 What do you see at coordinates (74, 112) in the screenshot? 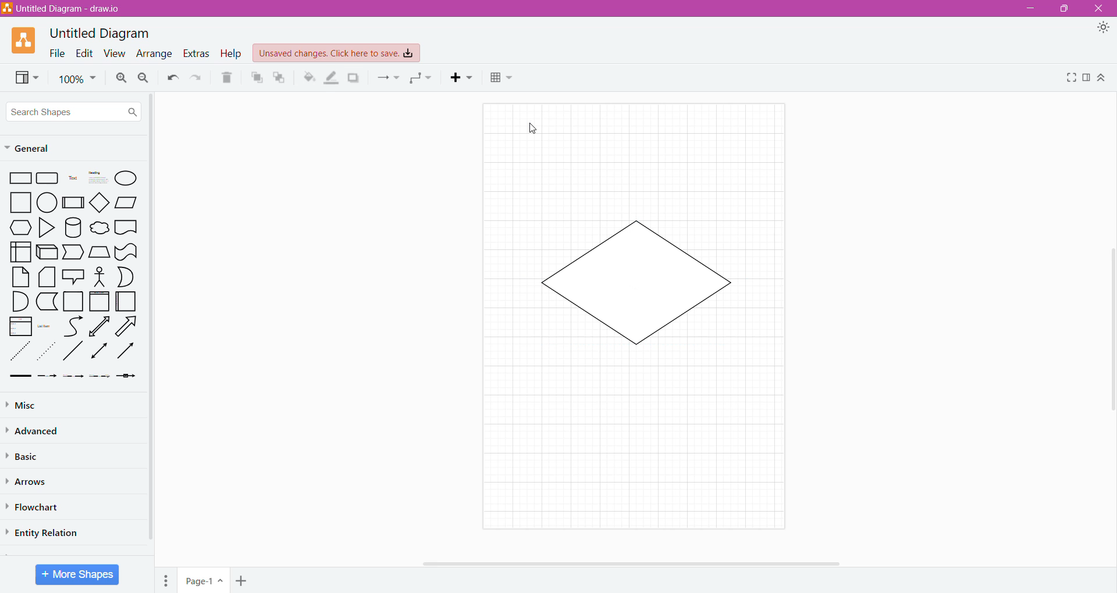
I see `Search Shapes` at bounding box center [74, 112].